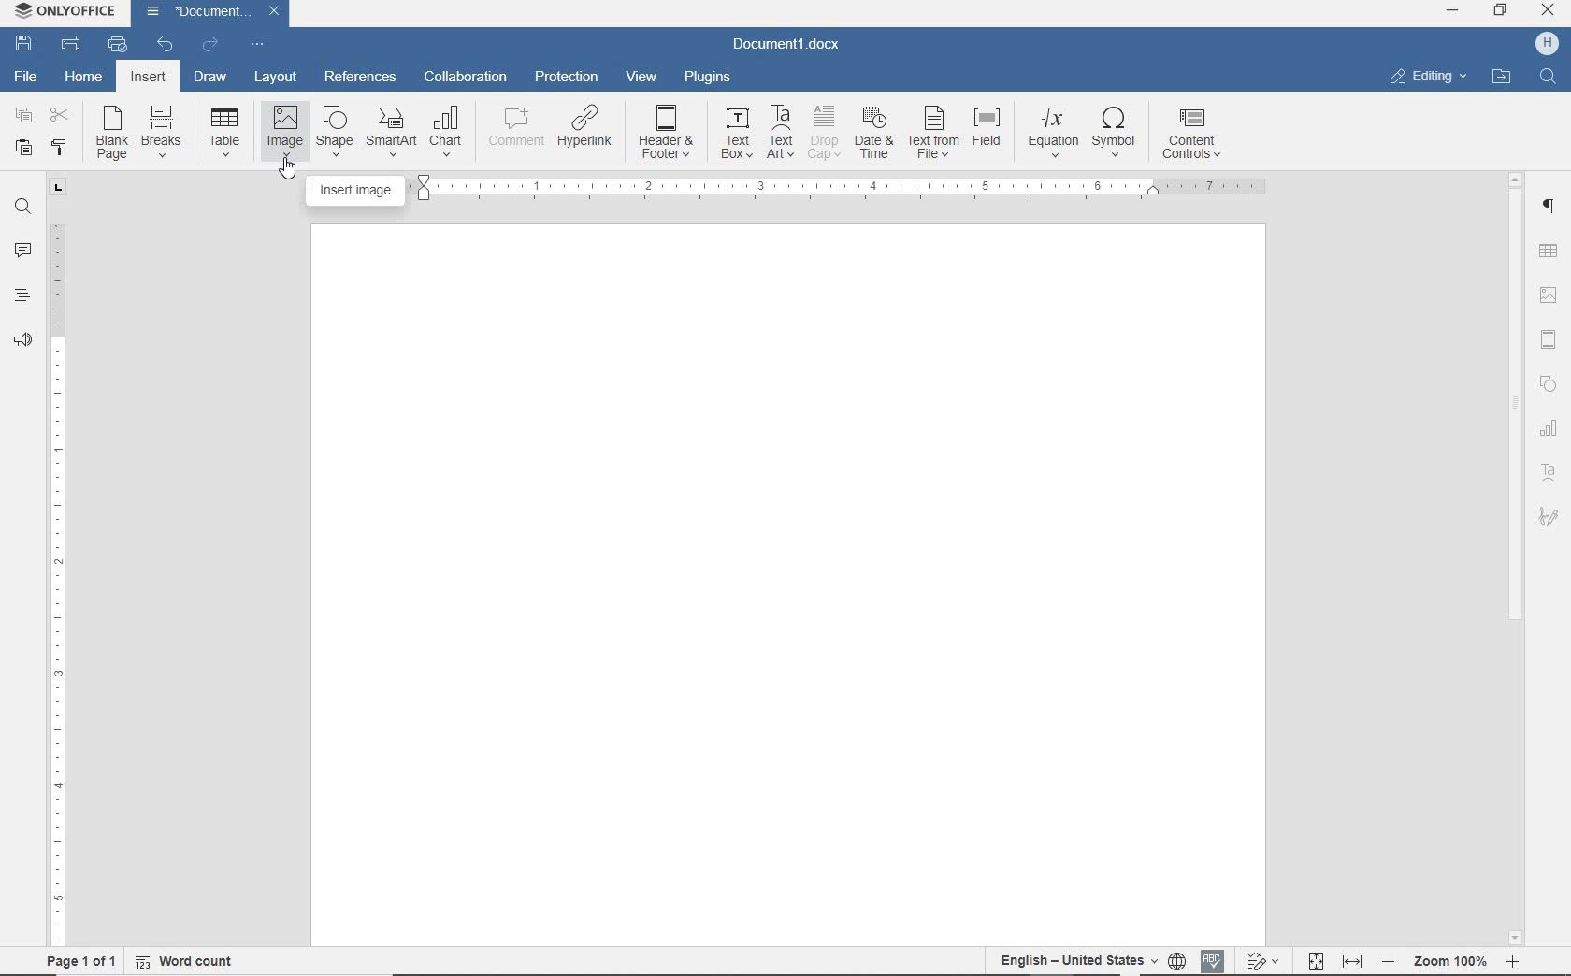  What do you see at coordinates (282, 175) in the screenshot?
I see `Pointer` at bounding box center [282, 175].